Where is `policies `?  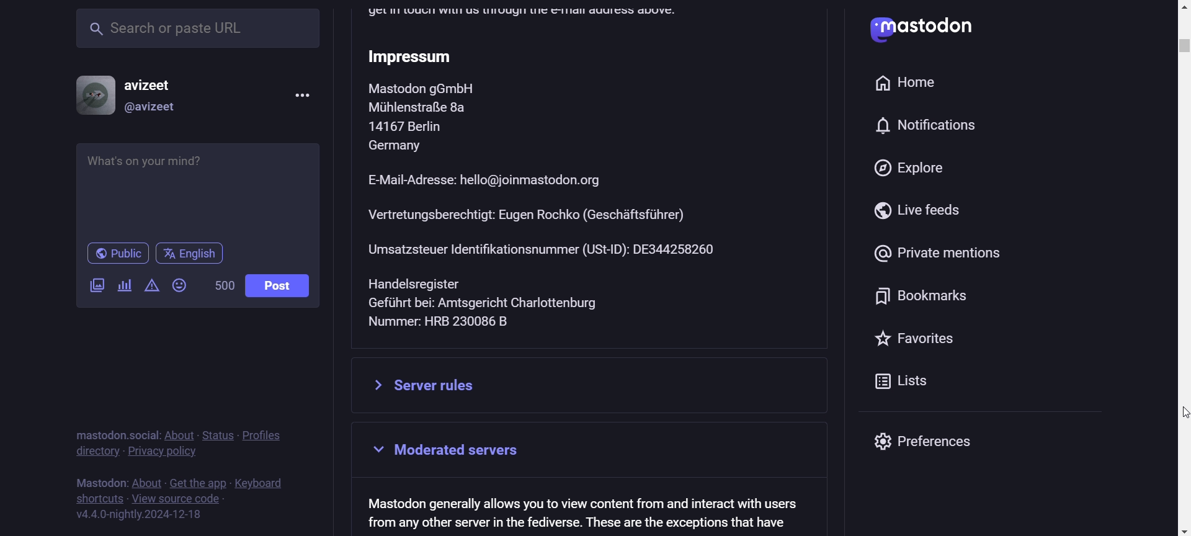
policies  is located at coordinates (269, 429).